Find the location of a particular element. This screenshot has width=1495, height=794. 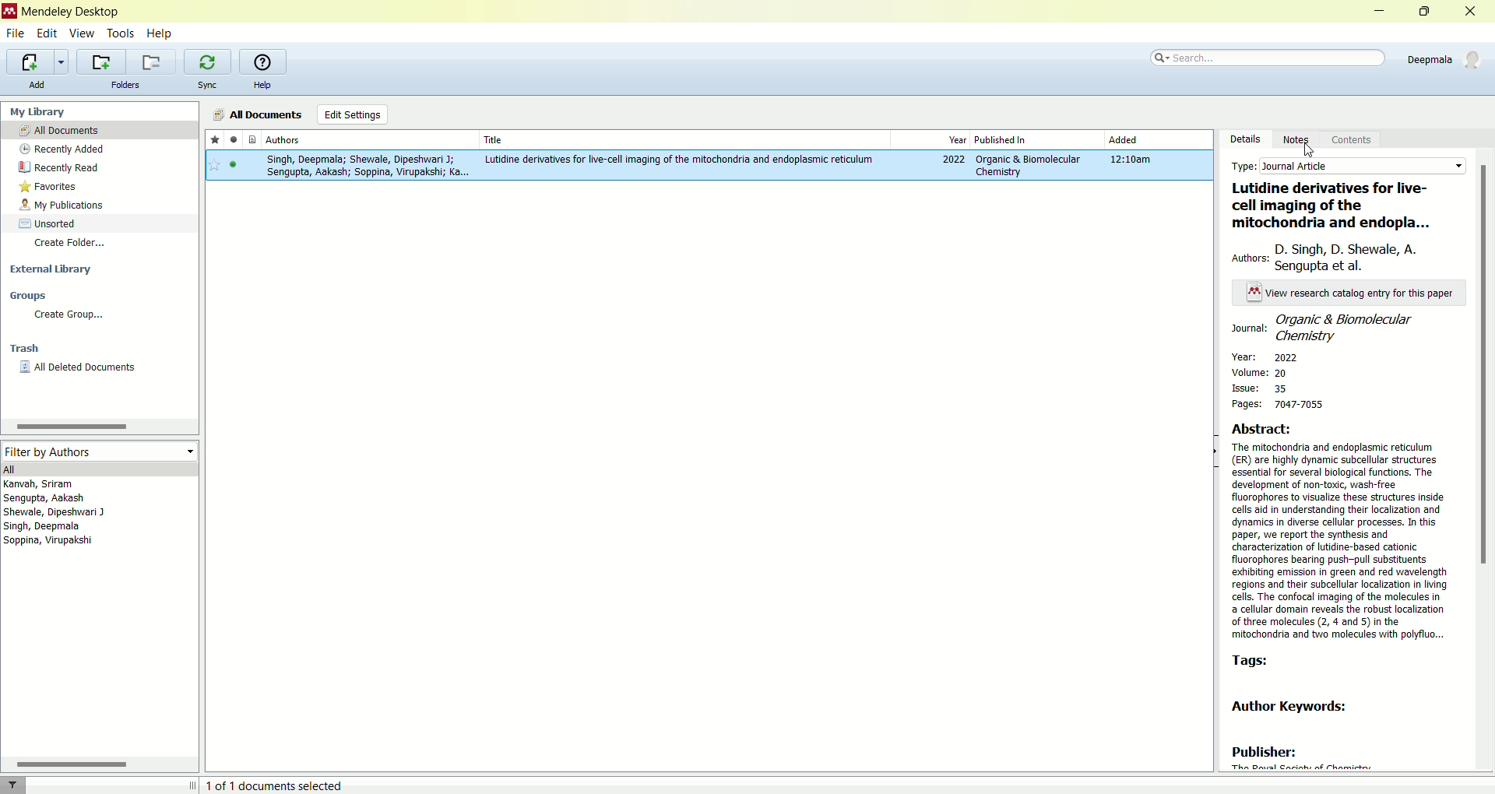

Singh, Deepmala; Shewale, Dipeshwari J; Sengupta, Aakash; Soppira, Virupakshi; Ka. is located at coordinates (365, 167).